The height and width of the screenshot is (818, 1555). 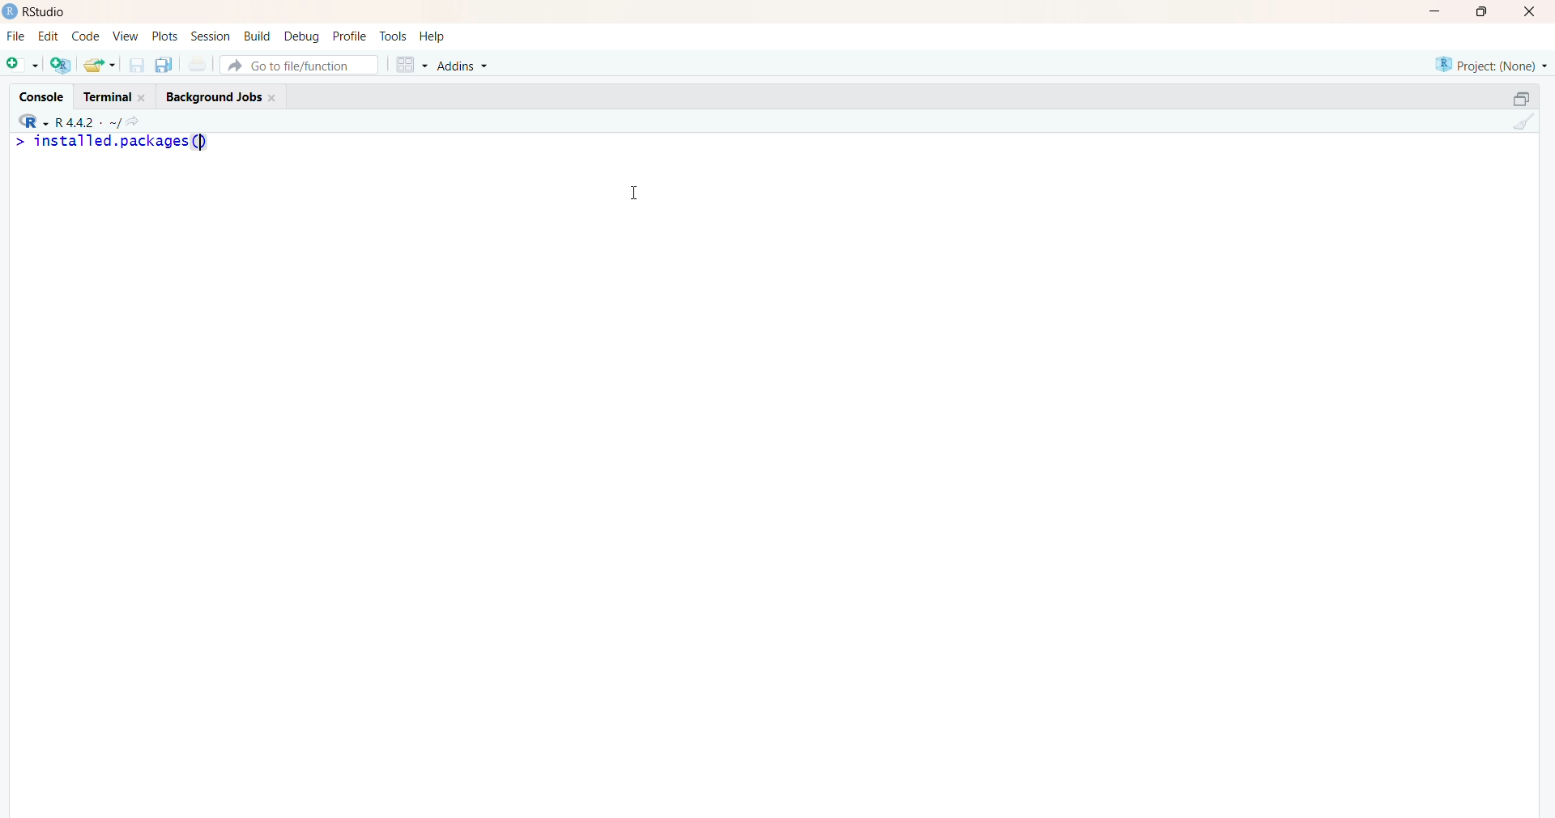 I want to click on help, so click(x=433, y=36).